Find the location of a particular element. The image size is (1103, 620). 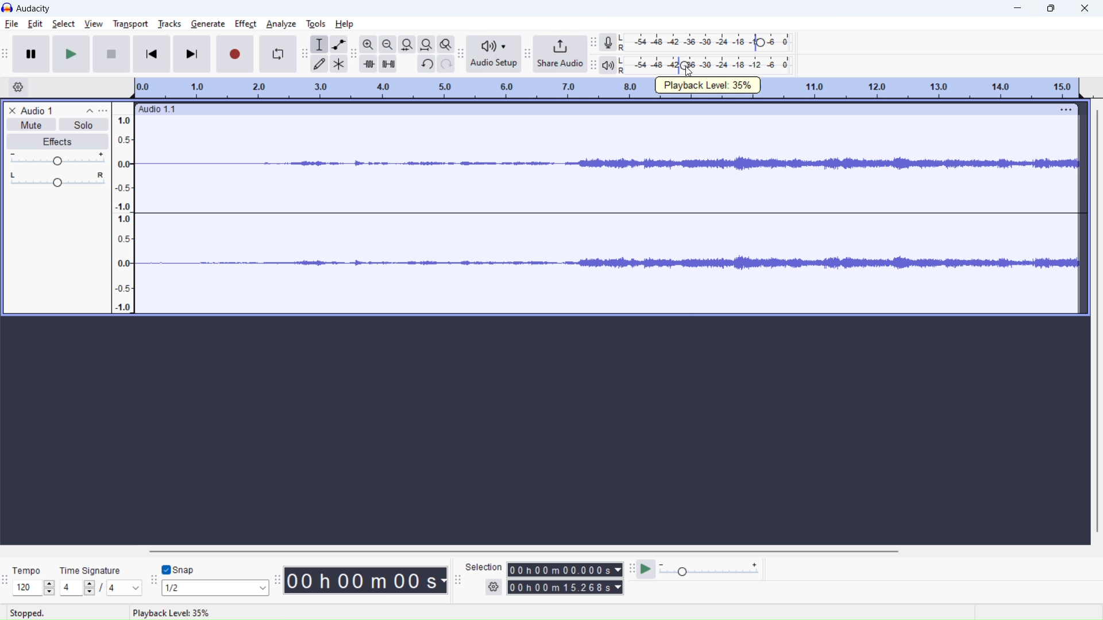

timeline is located at coordinates (608, 88).